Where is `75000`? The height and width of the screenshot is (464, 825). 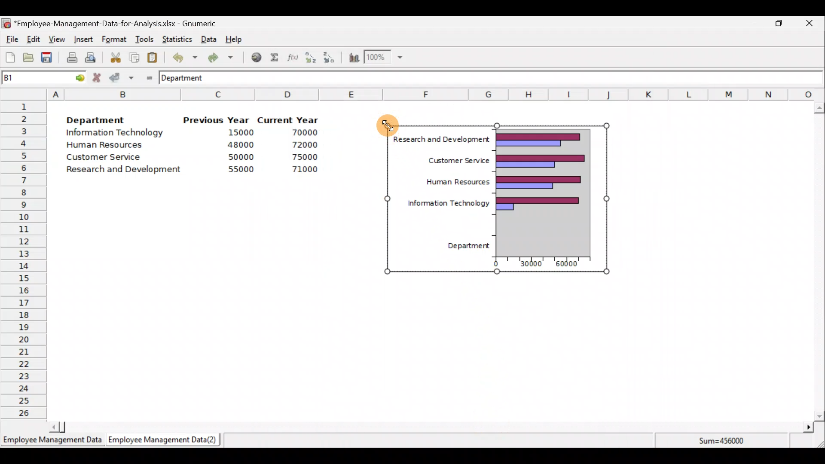
75000 is located at coordinates (299, 157).